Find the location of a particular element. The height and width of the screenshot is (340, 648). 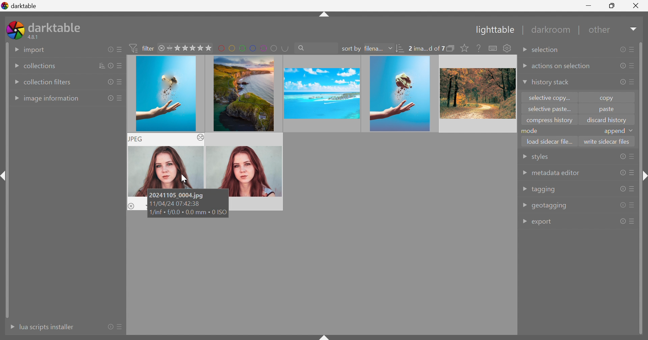

reset is located at coordinates (110, 49).